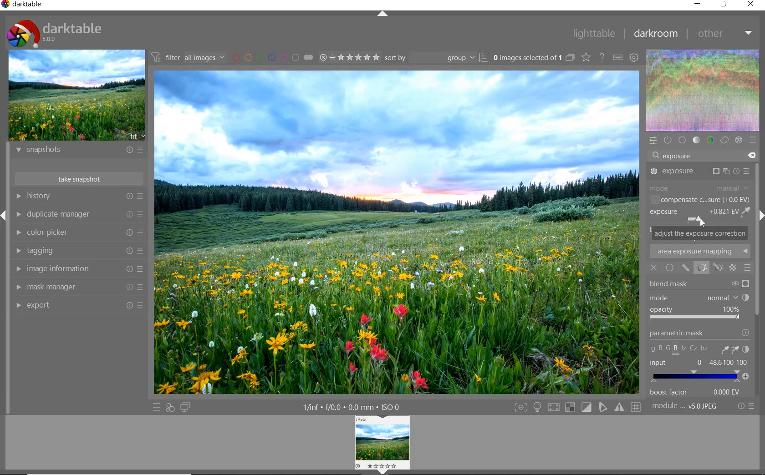 The image size is (765, 475). What do you see at coordinates (351, 58) in the screenshot?
I see `range rating of selected images` at bounding box center [351, 58].